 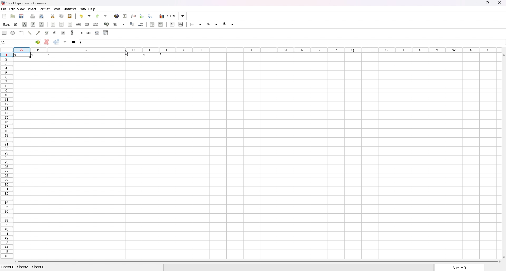 What do you see at coordinates (125, 16) in the screenshot?
I see `summation` at bounding box center [125, 16].